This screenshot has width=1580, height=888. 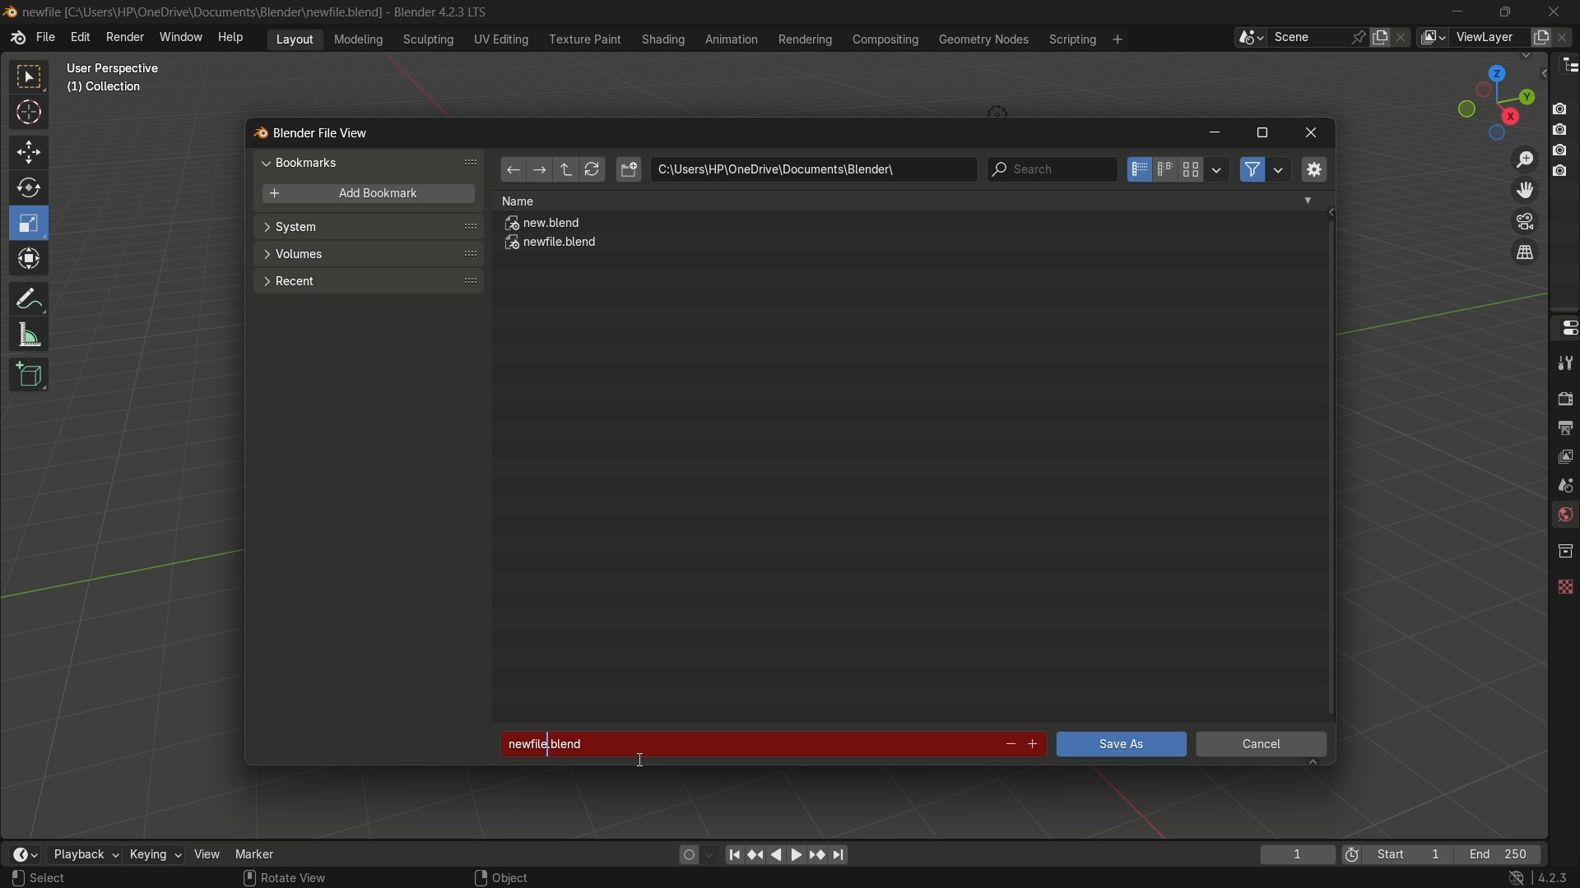 What do you see at coordinates (1403, 37) in the screenshot?
I see `delete scene` at bounding box center [1403, 37].